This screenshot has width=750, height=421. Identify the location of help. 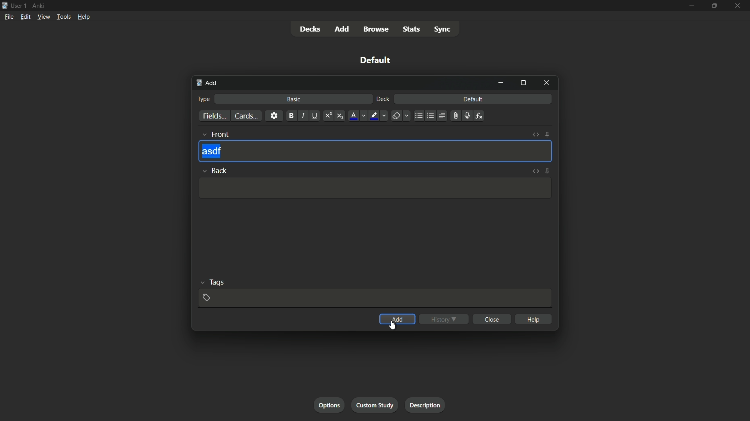
(534, 319).